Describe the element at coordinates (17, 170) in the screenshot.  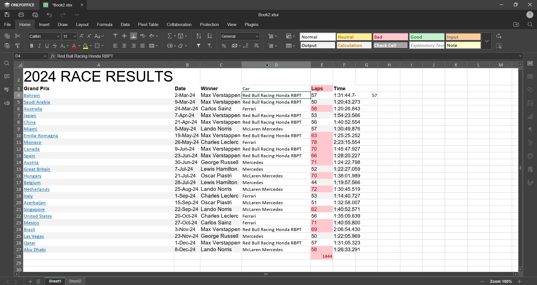
I see `row numbers` at that location.